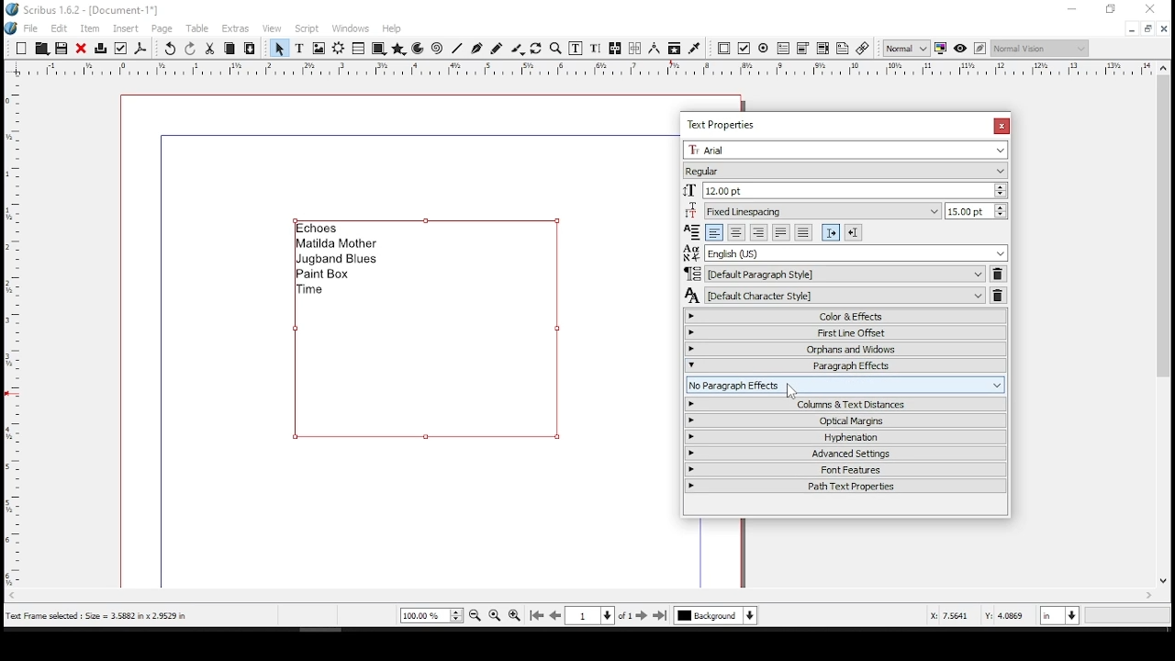 The image size is (1175, 661). Describe the element at coordinates (758, 232) in the screenshot. I see `align text right` at that location.